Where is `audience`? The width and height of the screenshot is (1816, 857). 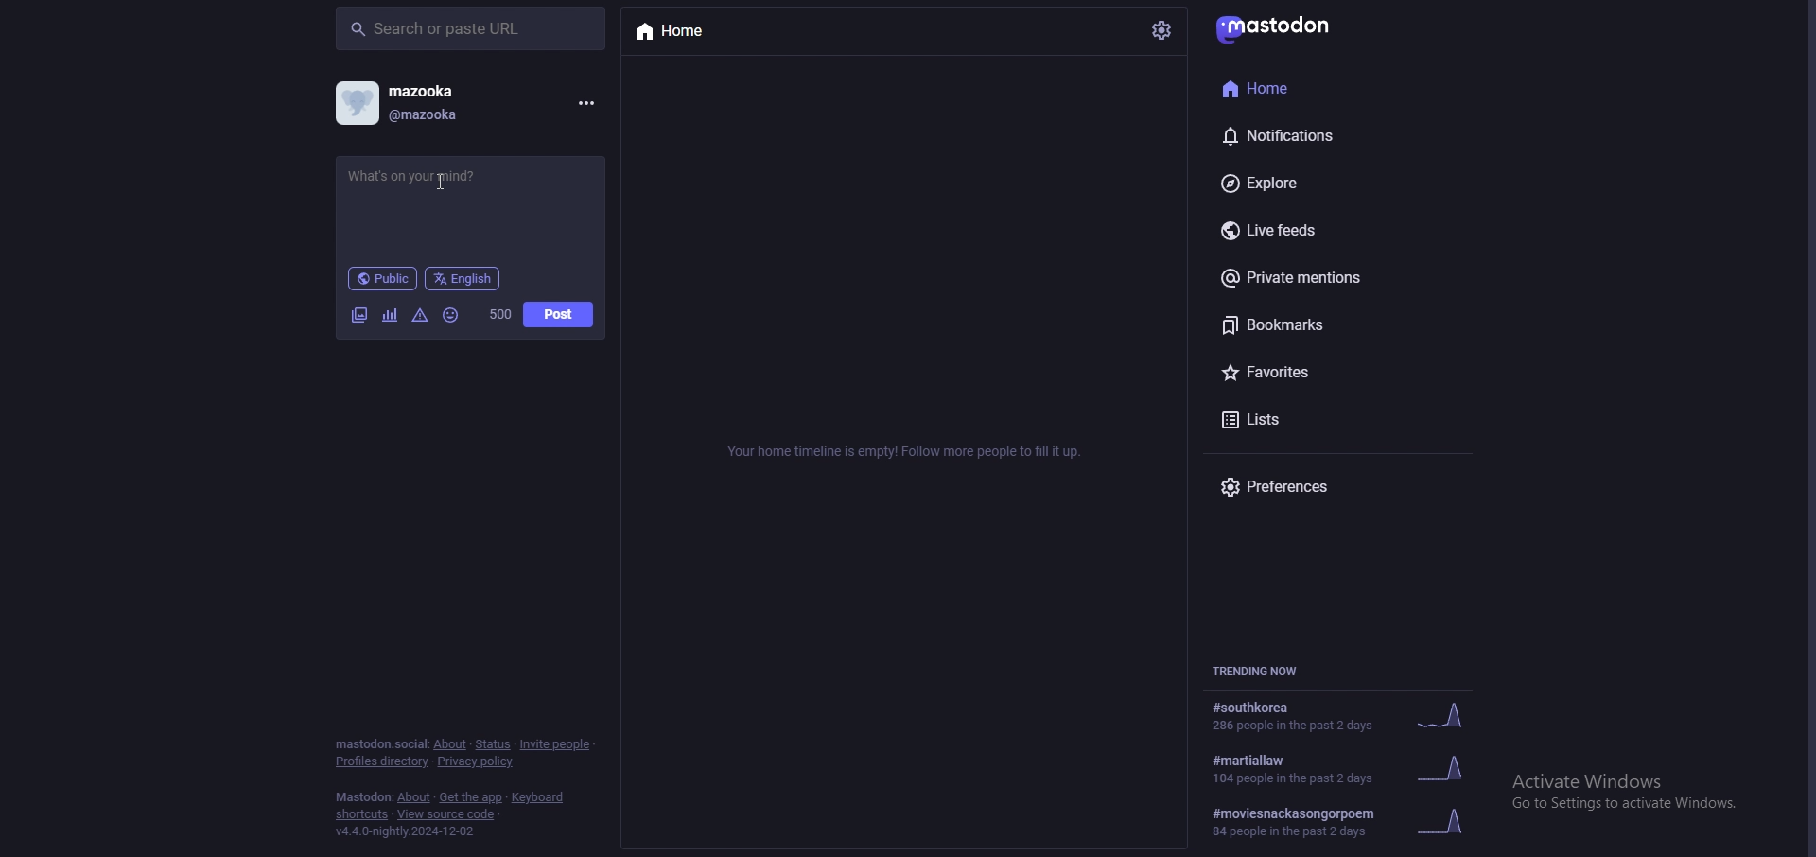 audience is located at coordinates (382, 278).